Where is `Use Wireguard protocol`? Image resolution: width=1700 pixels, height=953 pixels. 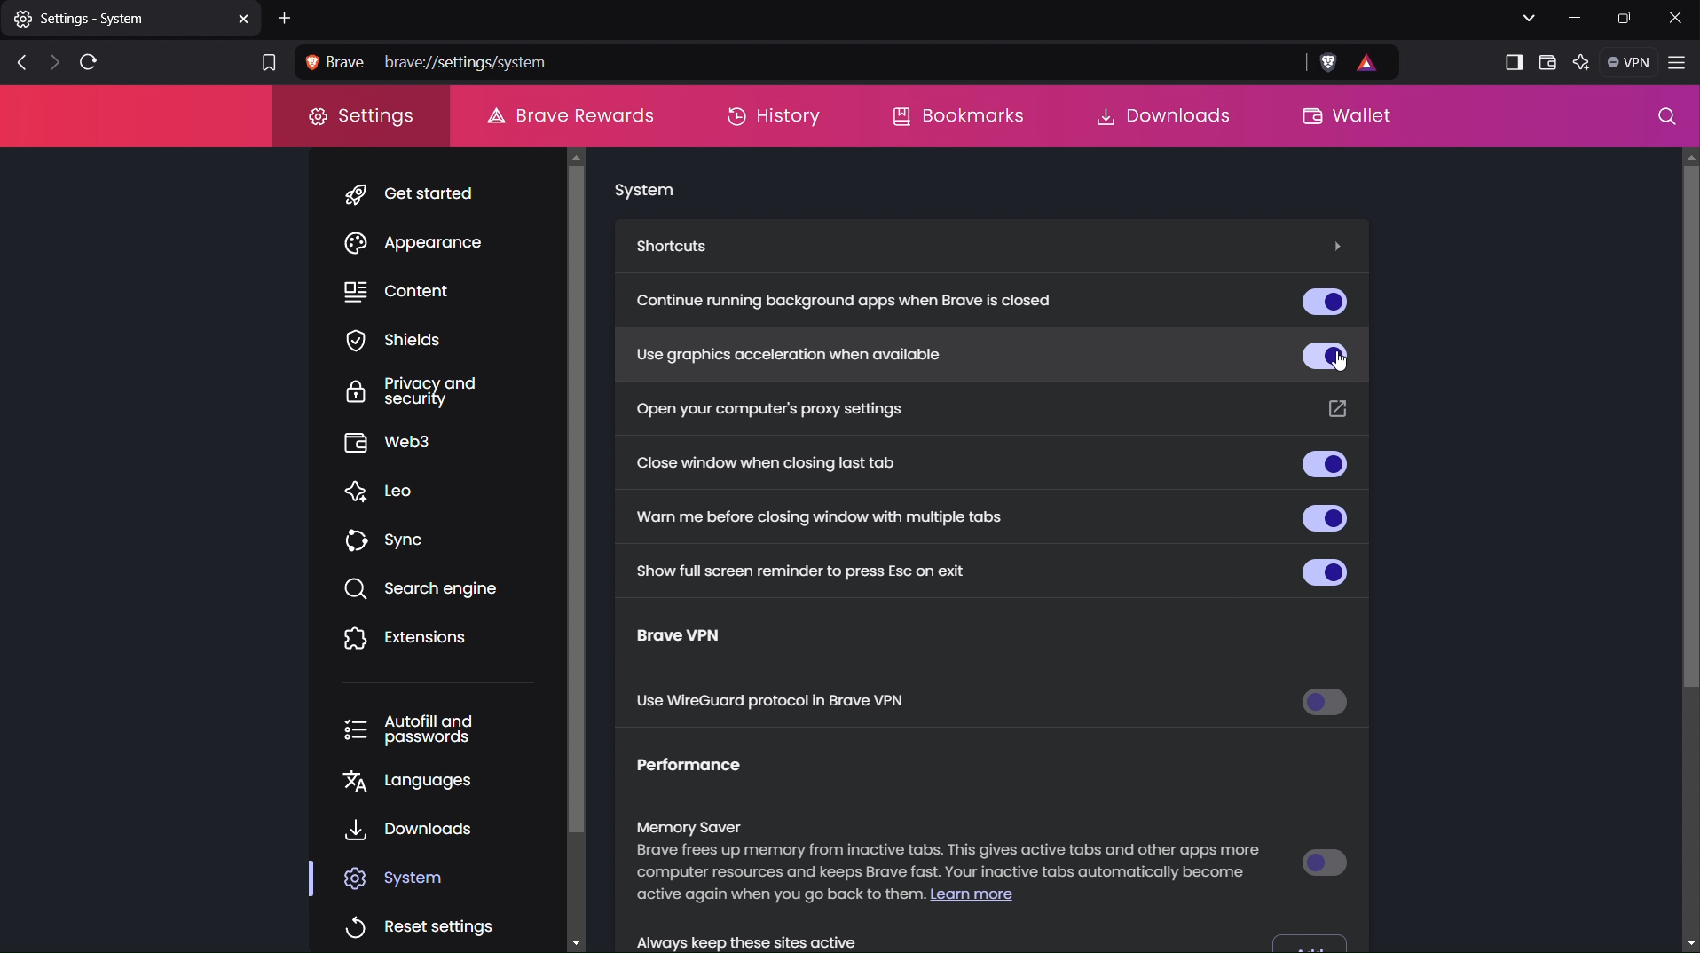 Use Wireguard protocol is located at coordinates (775, 703).